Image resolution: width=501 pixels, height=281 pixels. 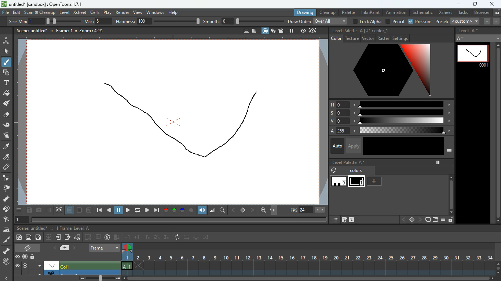 What do you see at coordinates (243, 210) in the screenshot?
I see `center` at bounding box center [243, 210].